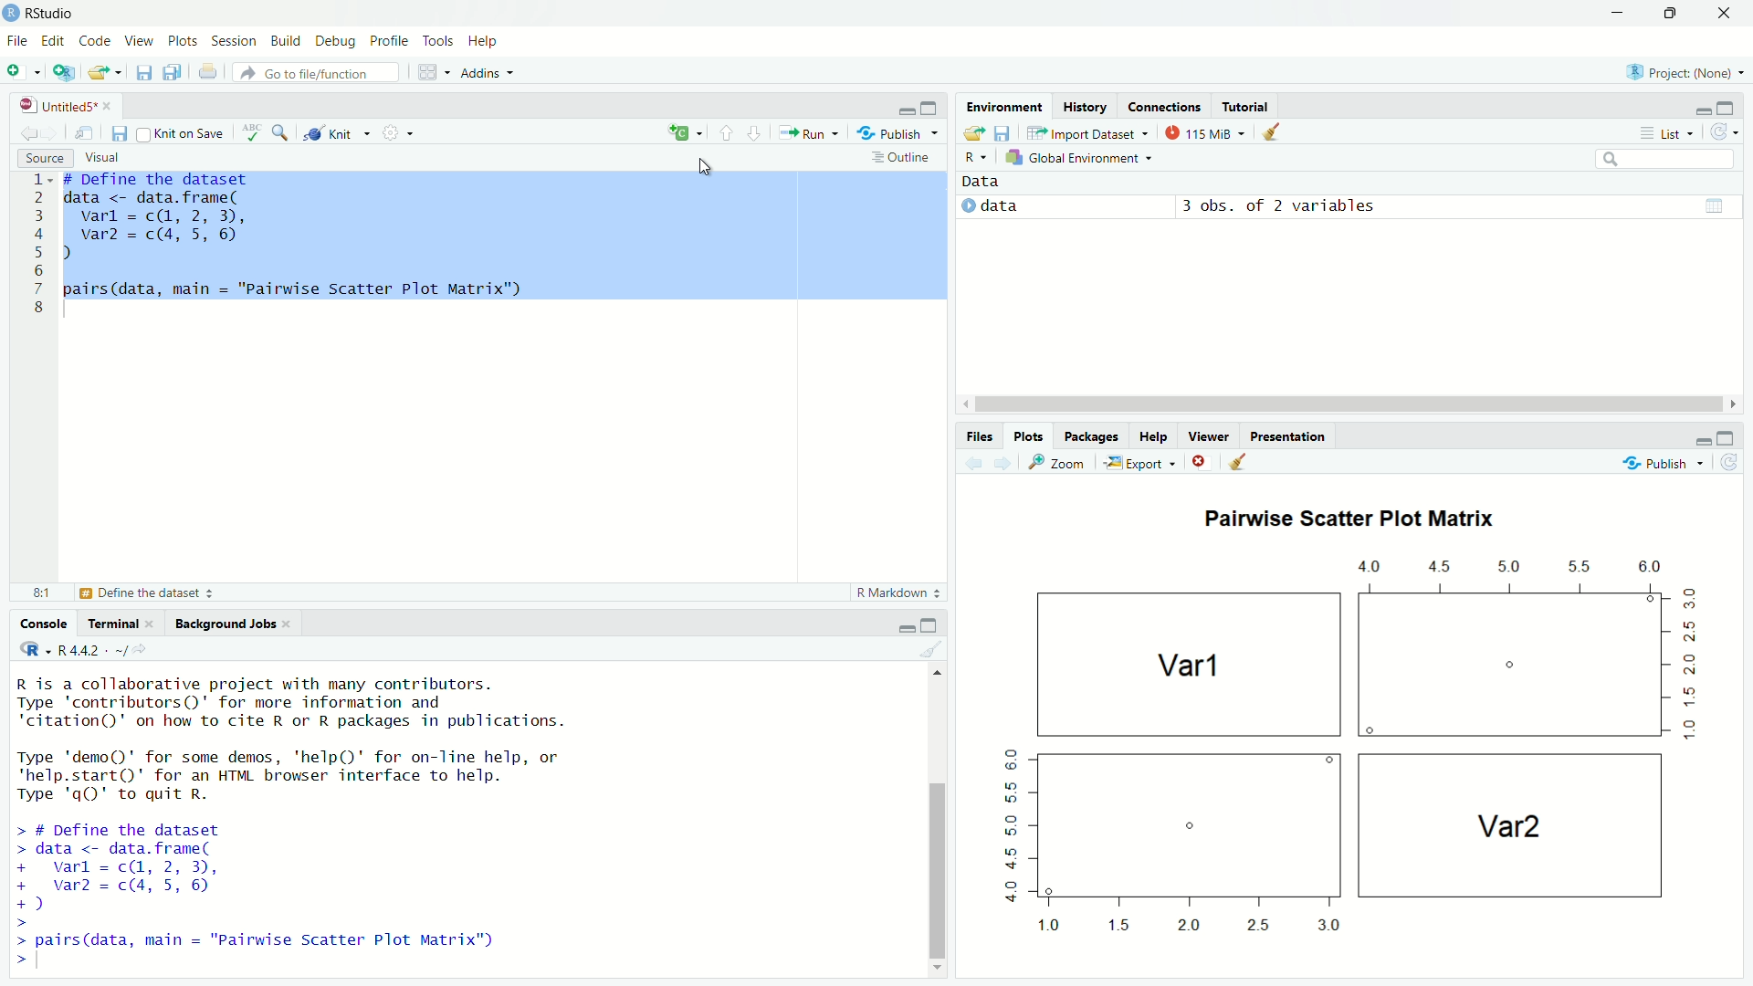 This screenshot has width=1753, height=986. Describe the element at coordinates (1338, 751) in the screenshot. I see `Plot` at that location.